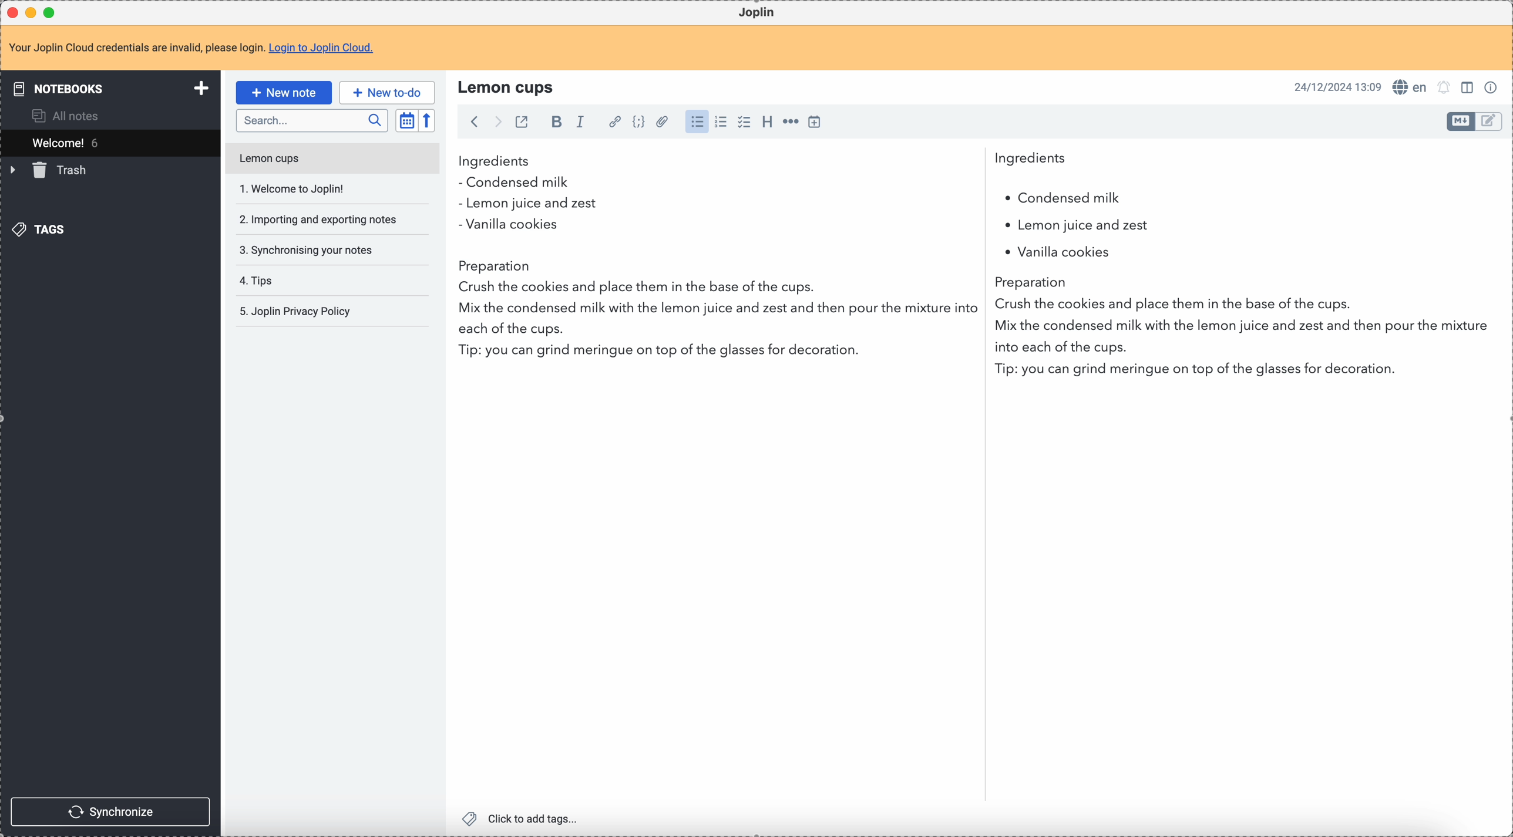  What do you see at coordinates (1461, 122) in the screenshot?
I see `toggle edit layout` at bounding box center [1461, 122].